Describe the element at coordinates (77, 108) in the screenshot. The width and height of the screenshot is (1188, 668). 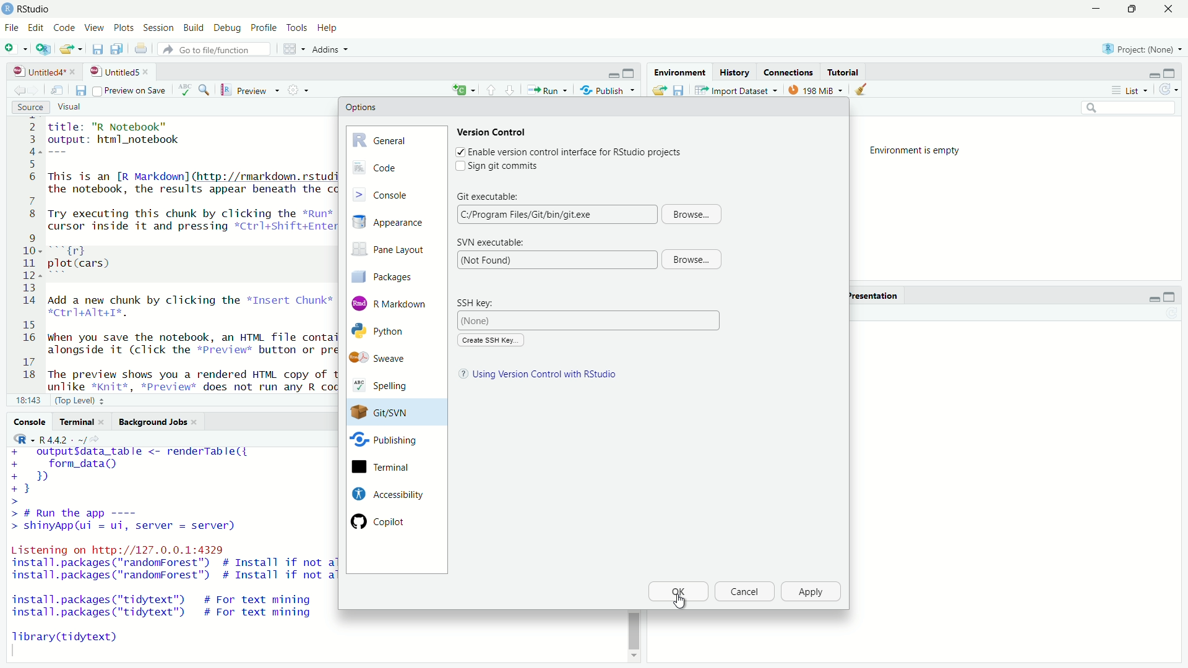
I see `Visual` at that location.